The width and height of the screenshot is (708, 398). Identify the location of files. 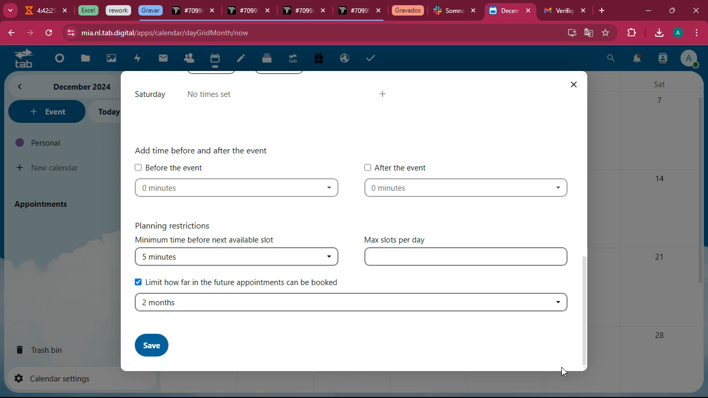
(268, 58).